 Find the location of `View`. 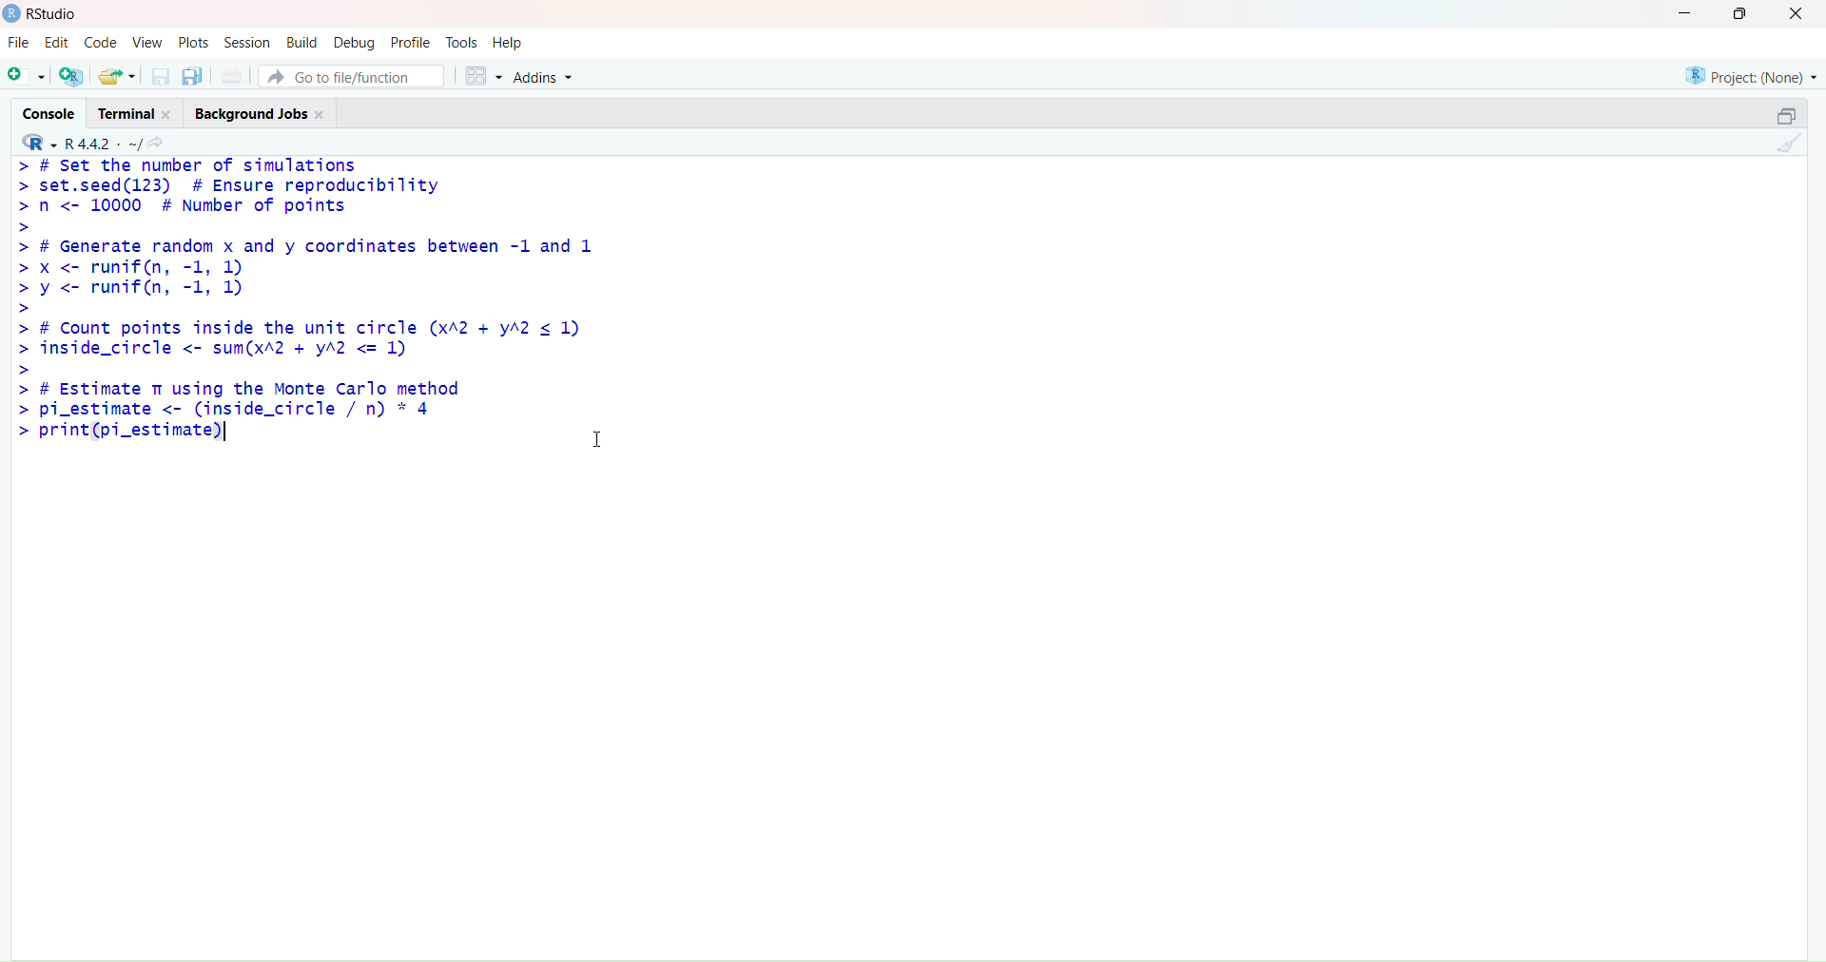

View is located at coordinates (146, 40).